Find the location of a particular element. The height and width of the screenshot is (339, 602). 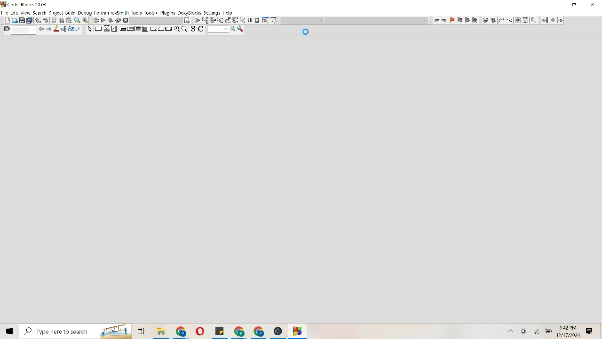

Debug is located at coordinates (85, 13).